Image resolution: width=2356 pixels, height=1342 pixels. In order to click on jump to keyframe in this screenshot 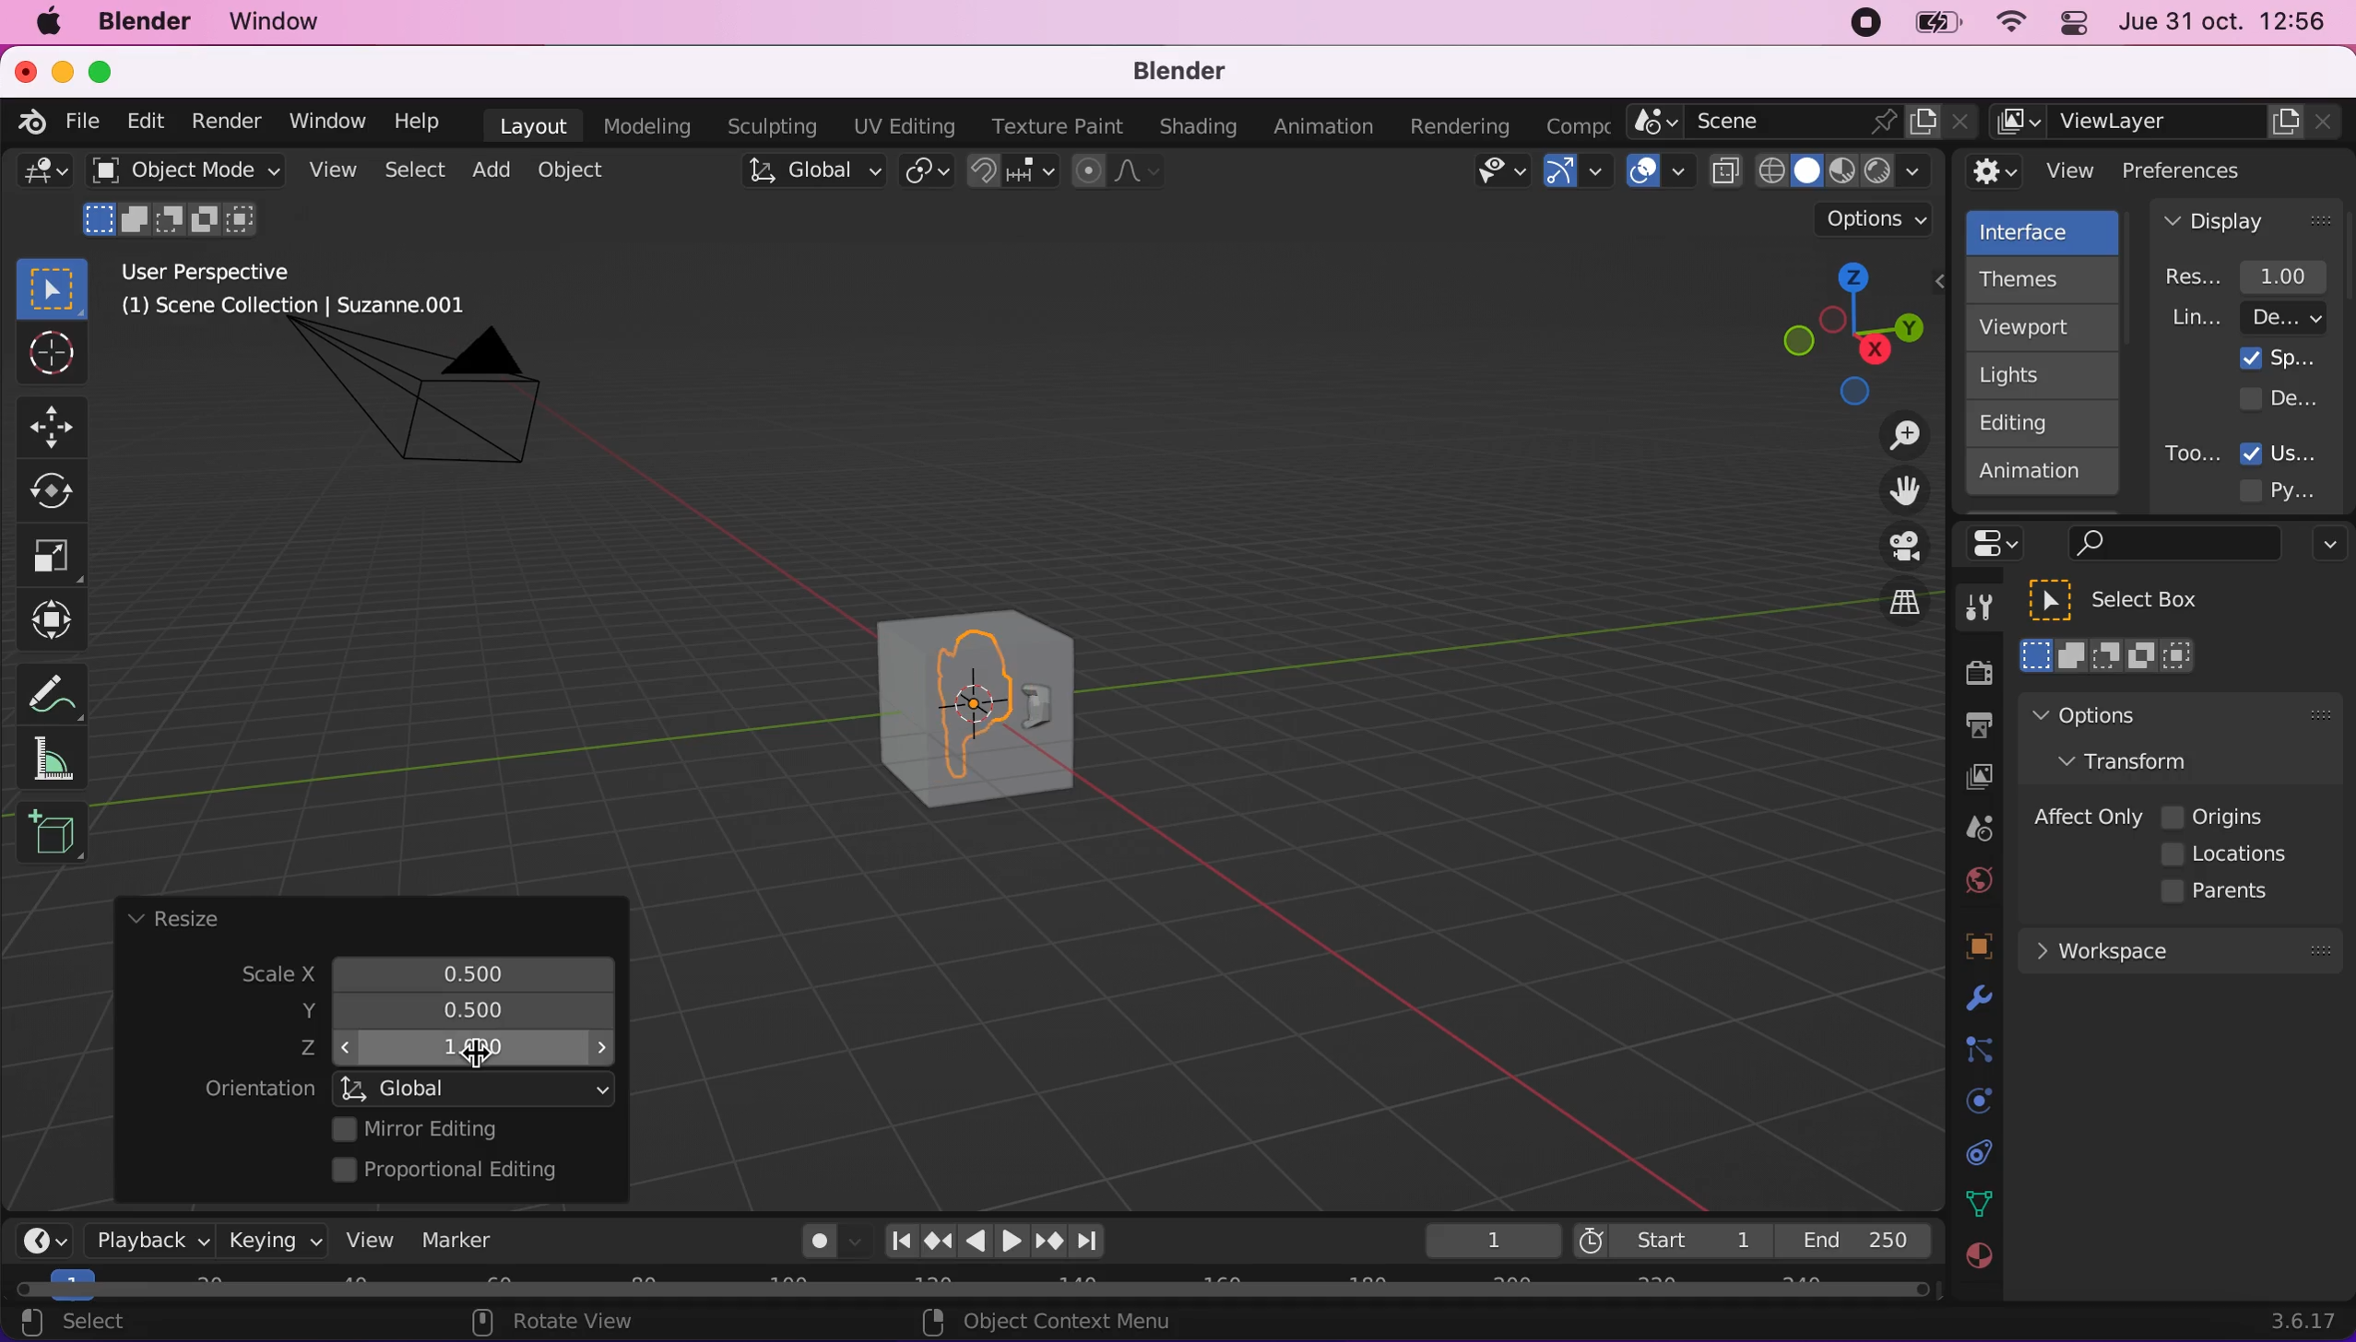, I will do `click(938, 1241)`.